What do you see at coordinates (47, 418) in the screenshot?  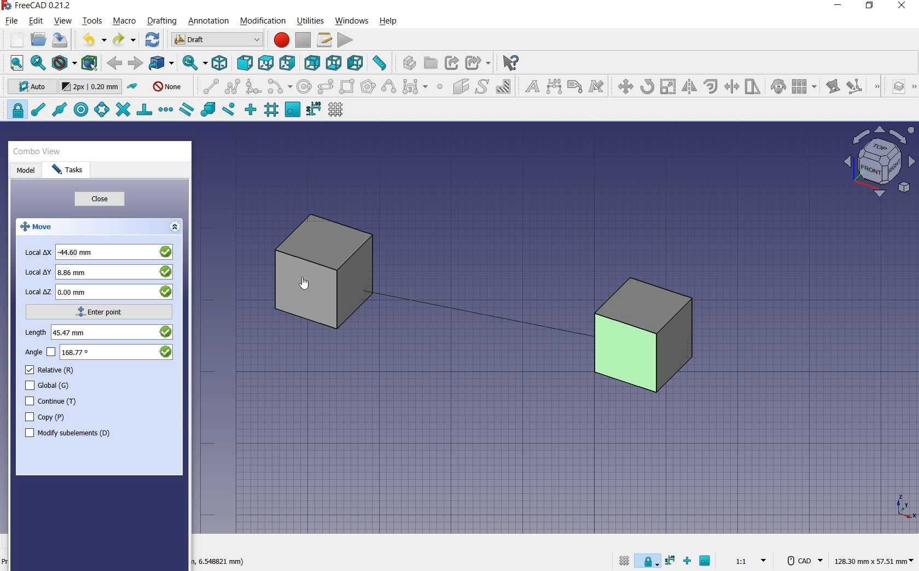 I see `copy` at bounding box center [47, 418].